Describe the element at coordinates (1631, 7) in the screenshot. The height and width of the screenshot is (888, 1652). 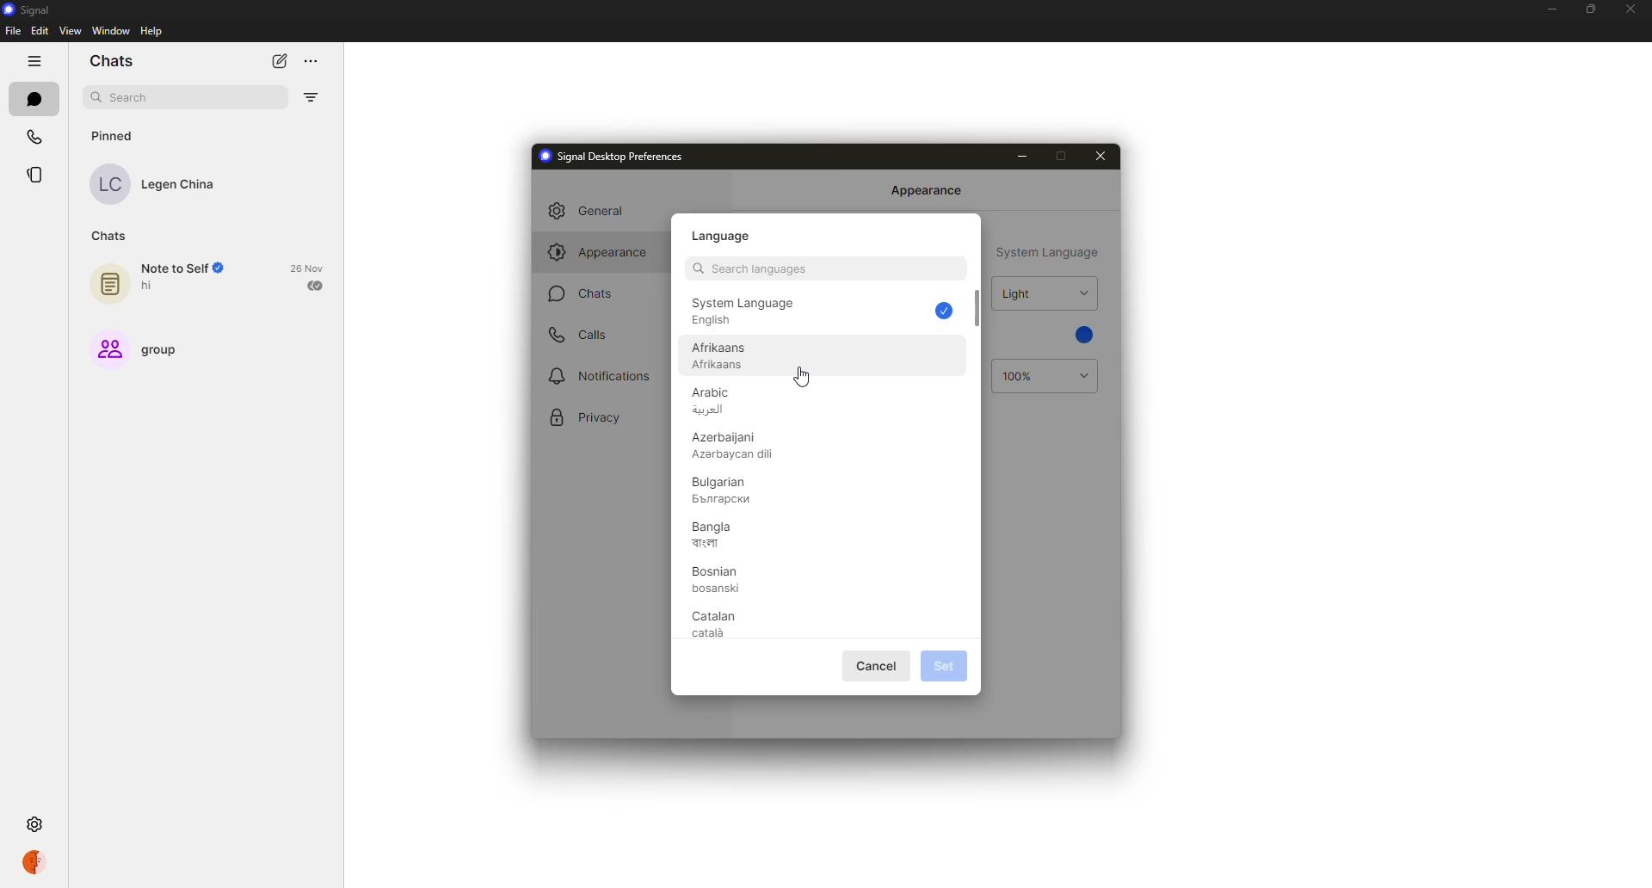
I see `close` at that location.